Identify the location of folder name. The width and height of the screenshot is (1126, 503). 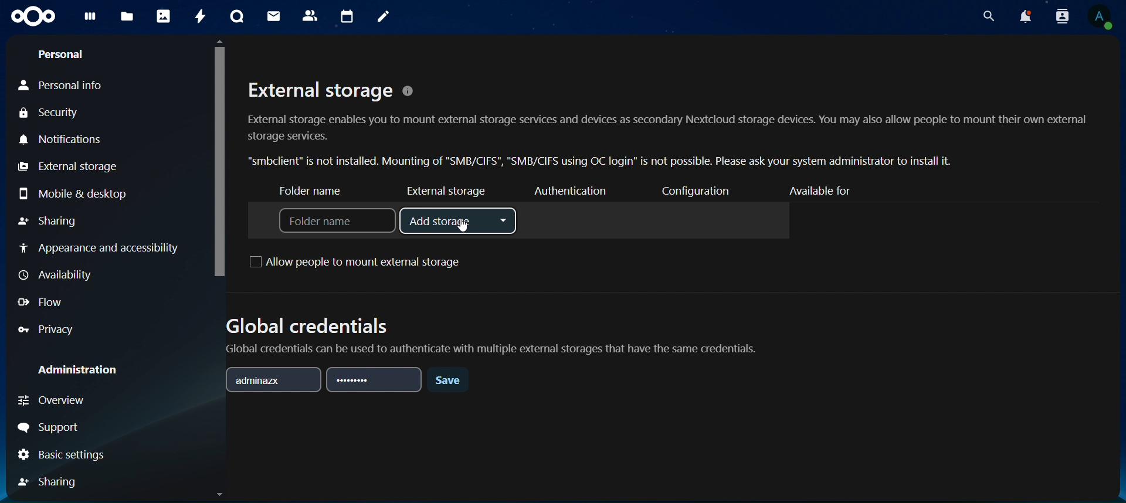
(316, 192).